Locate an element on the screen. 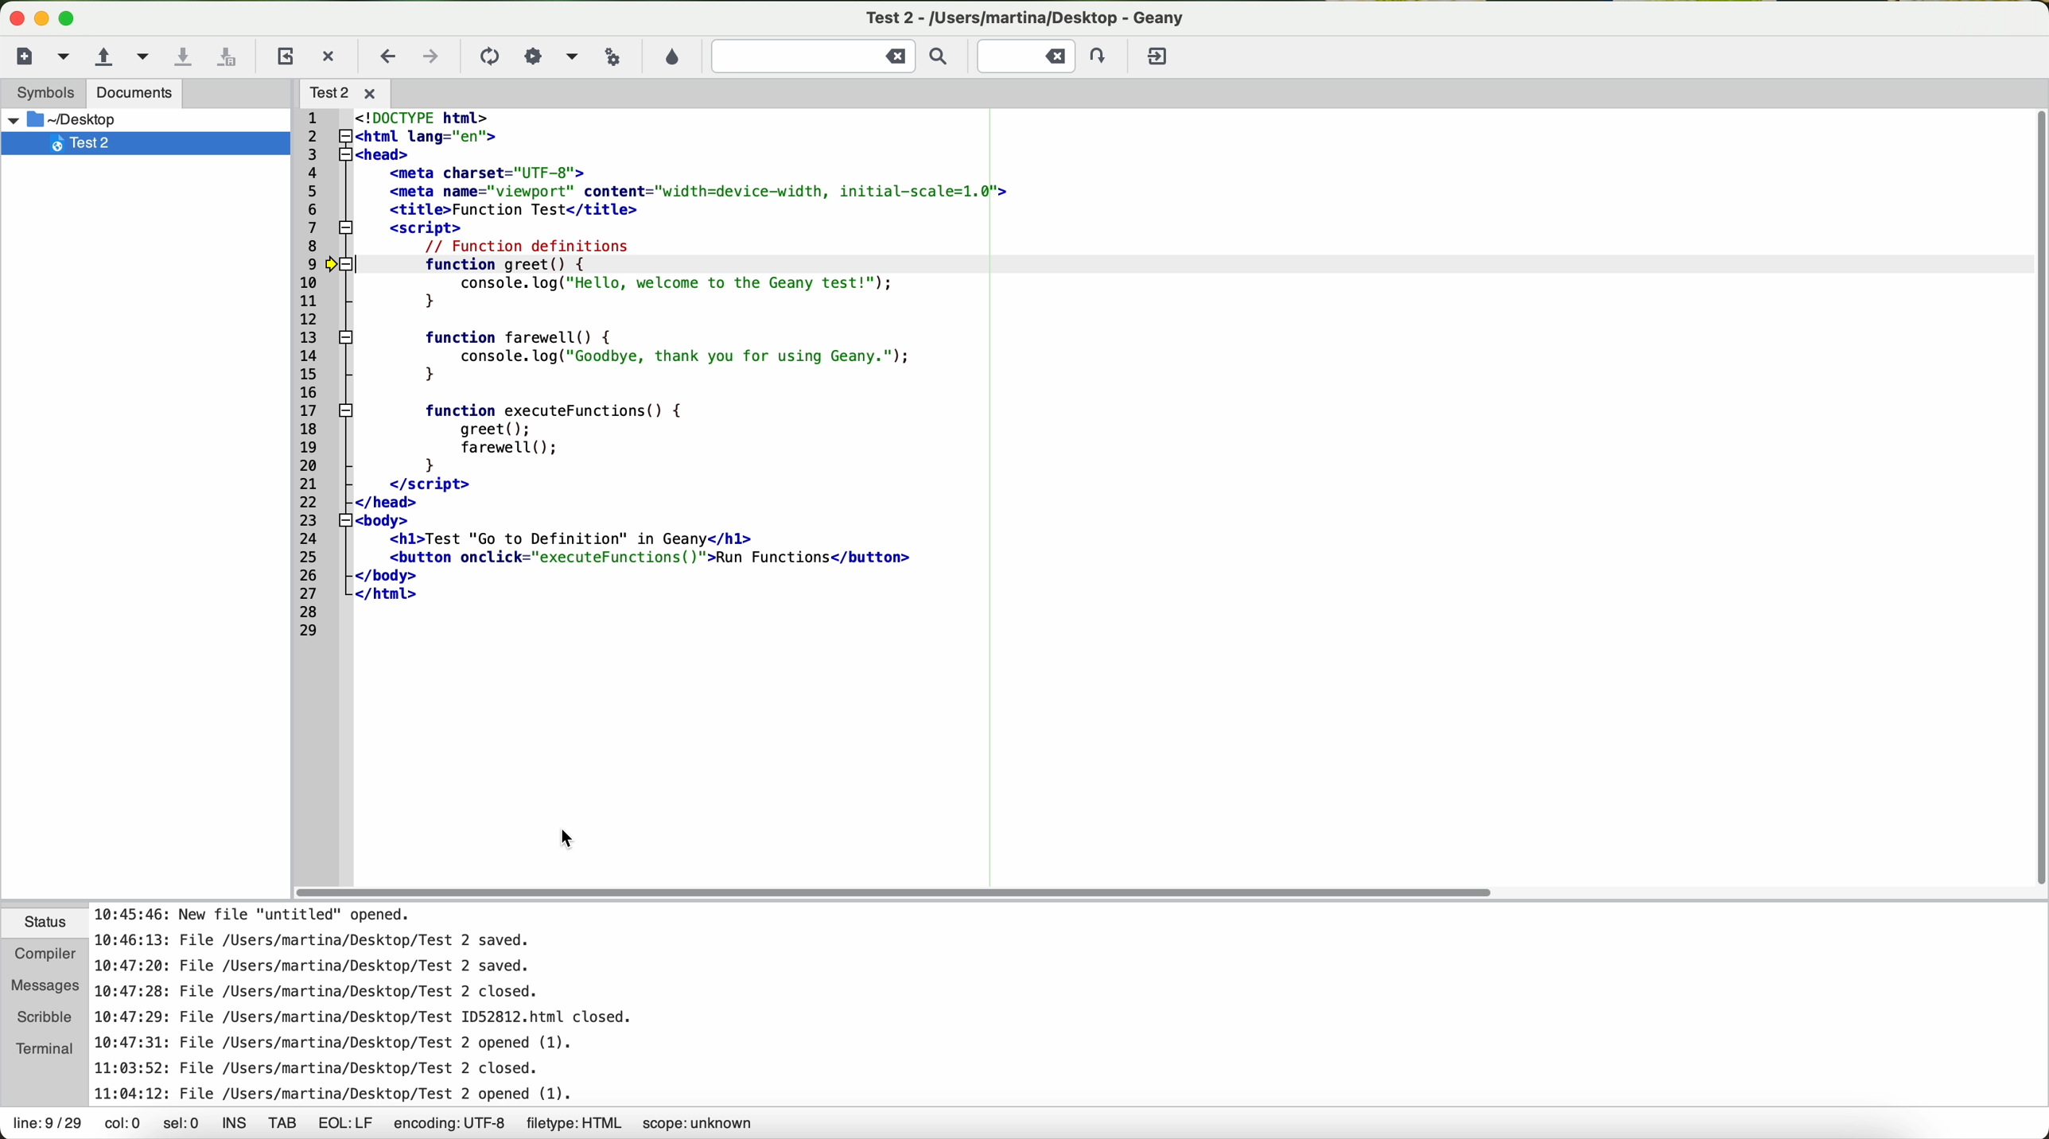 The width and height of the screenshot is (2049, 1139). test 2 is located at coordinates (1031, 17).